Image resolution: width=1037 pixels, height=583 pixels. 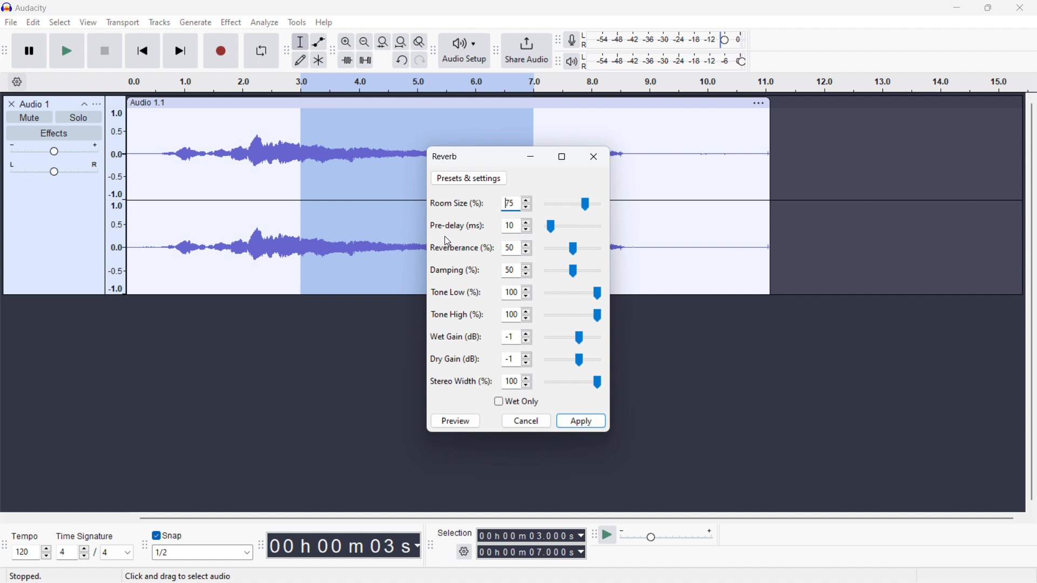 I want to click on snapping toolbar, so click(x=144, y=547).